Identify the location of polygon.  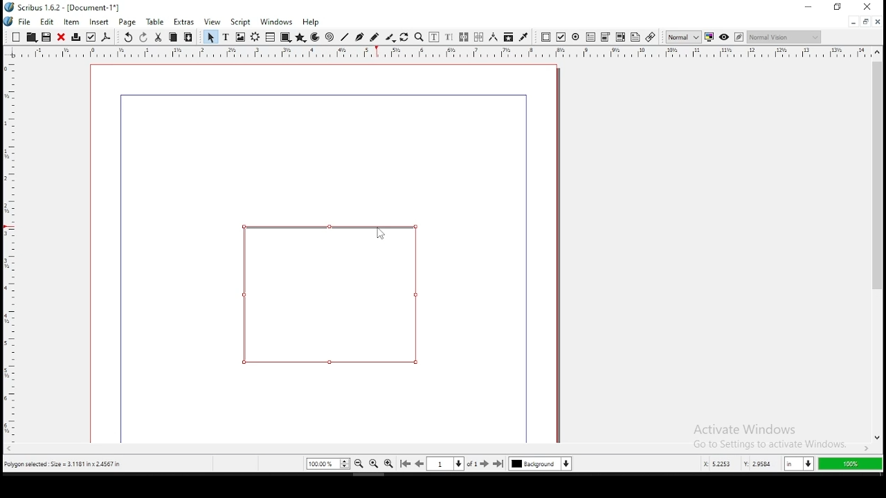
(301, 37).